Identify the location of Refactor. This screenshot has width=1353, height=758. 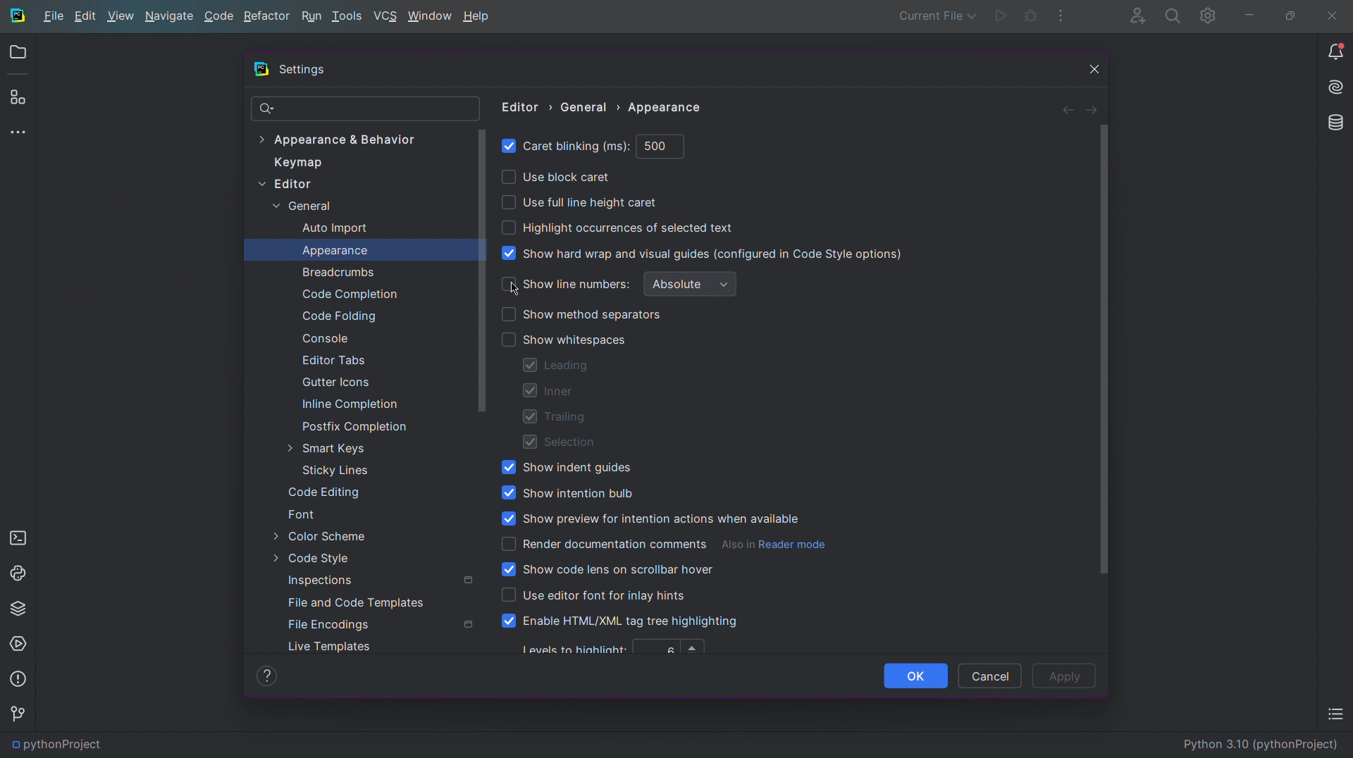
(268, 15).